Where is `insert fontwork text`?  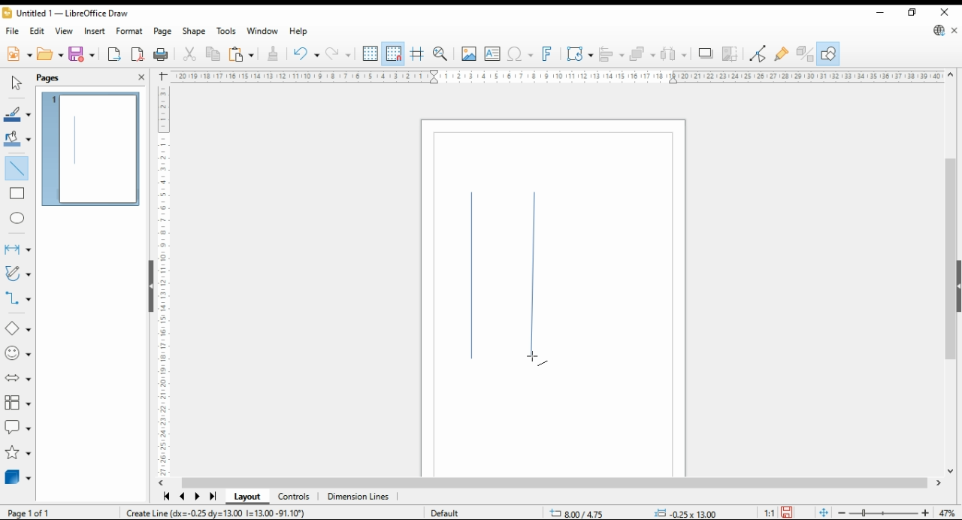
insert fontwork text is located at coordinates (547, 54).